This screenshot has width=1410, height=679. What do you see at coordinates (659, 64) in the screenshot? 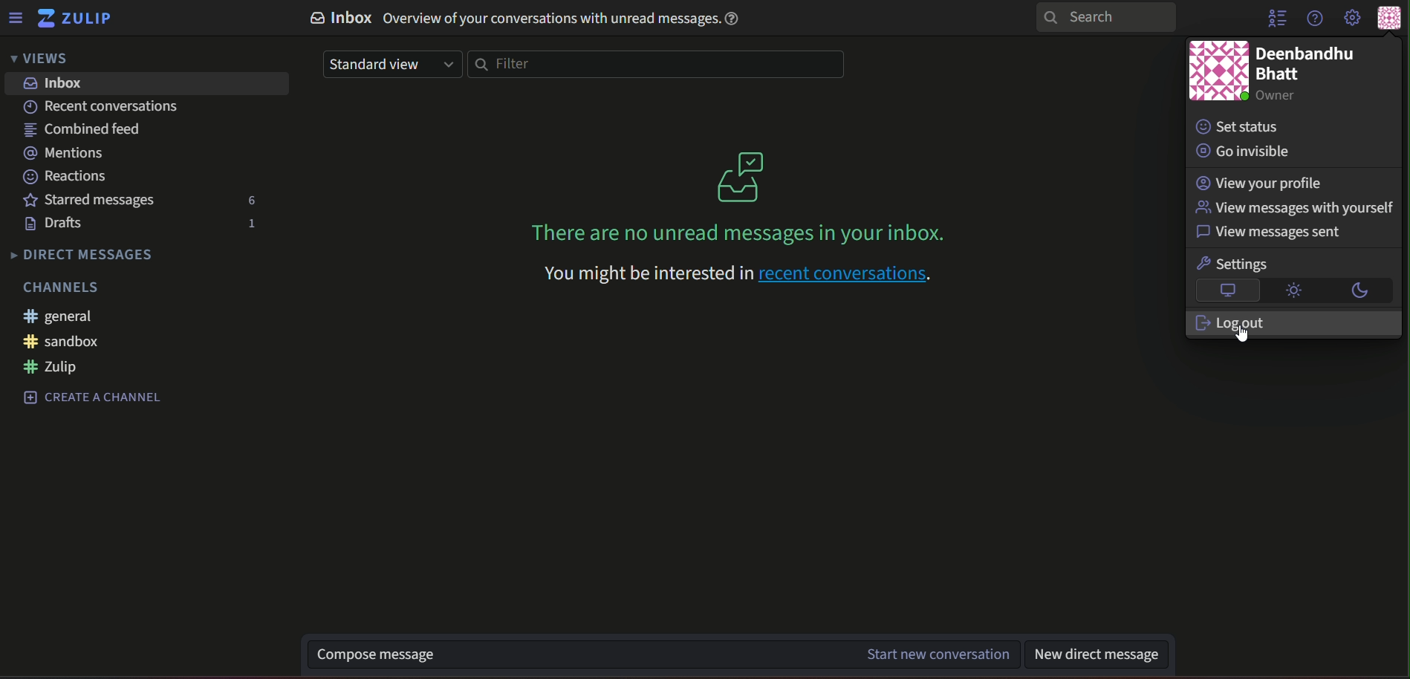
I see `filterbar` at bounding box center [659, 64].